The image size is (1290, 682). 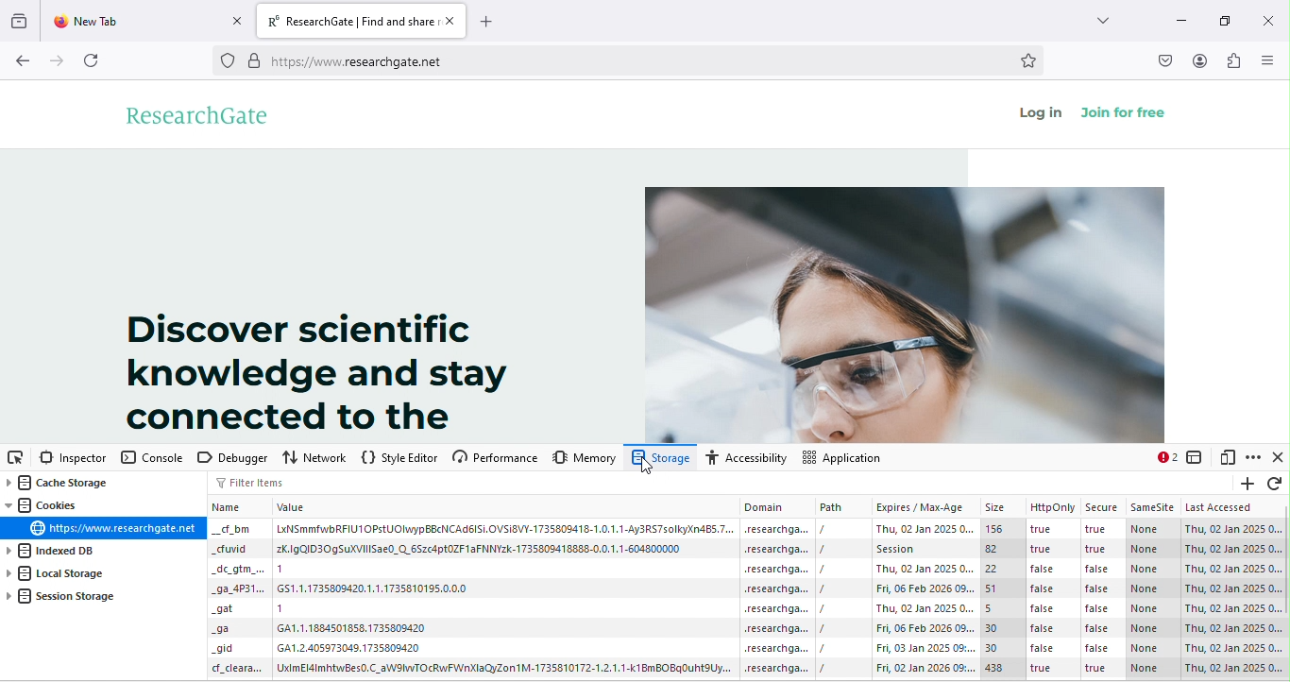 I want to click on value, so click(x=504, y=670).